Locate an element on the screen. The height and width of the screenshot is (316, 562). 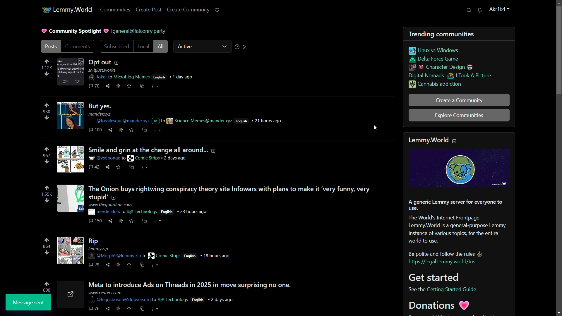
share is located at coordinates (109, 264).